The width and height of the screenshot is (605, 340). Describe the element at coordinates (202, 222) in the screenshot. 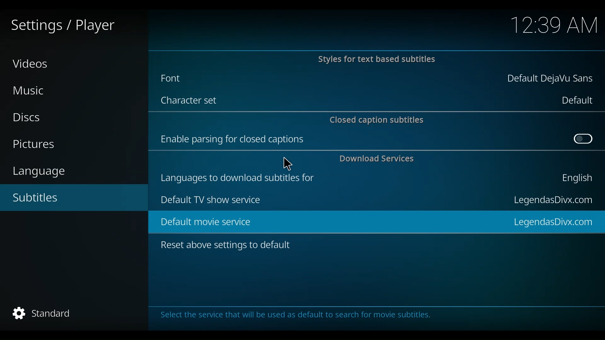

I see `Default movie service` at that location.